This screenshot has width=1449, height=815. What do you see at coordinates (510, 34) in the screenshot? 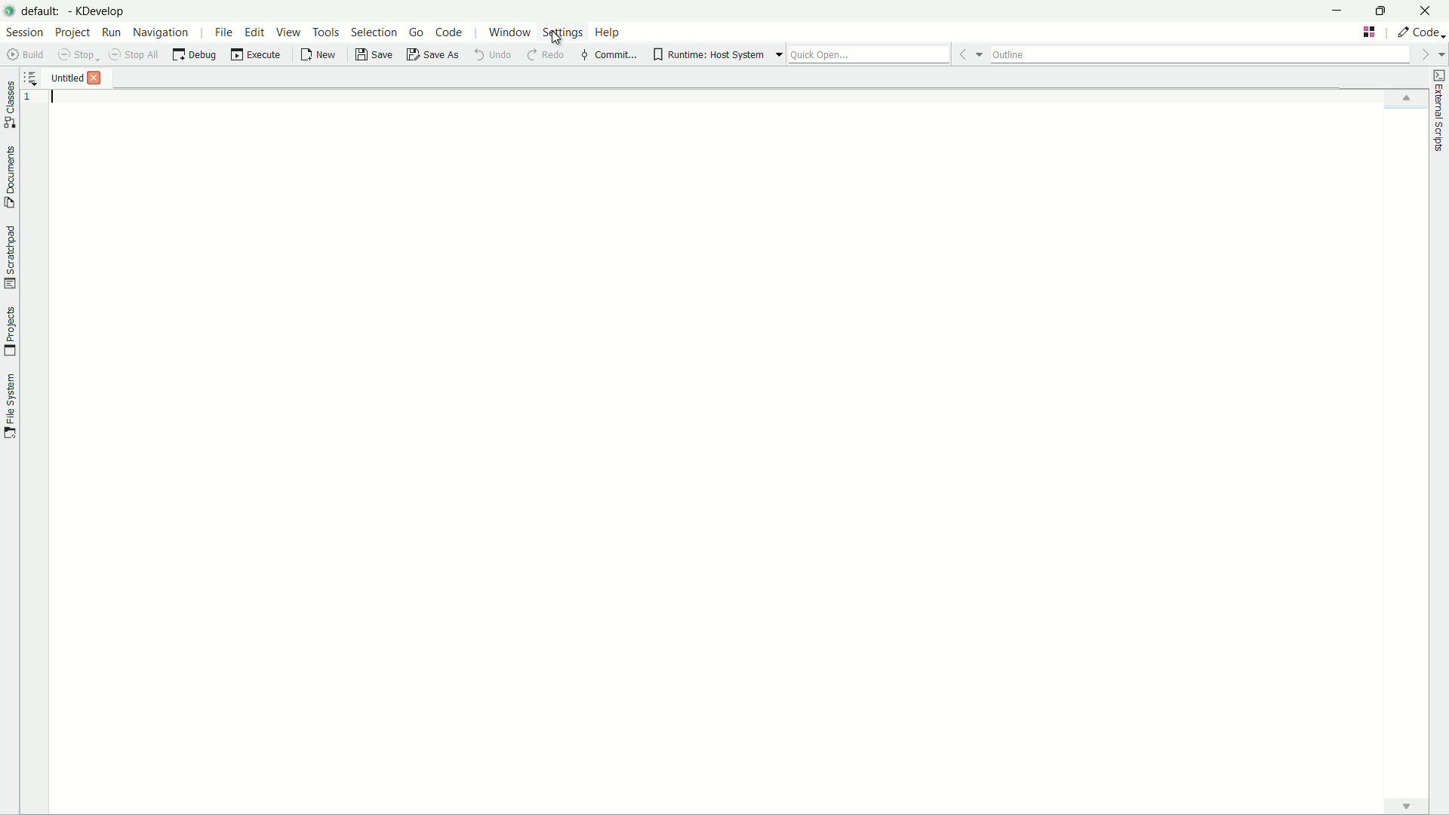
I see `window` at bounding box center [510, 34].